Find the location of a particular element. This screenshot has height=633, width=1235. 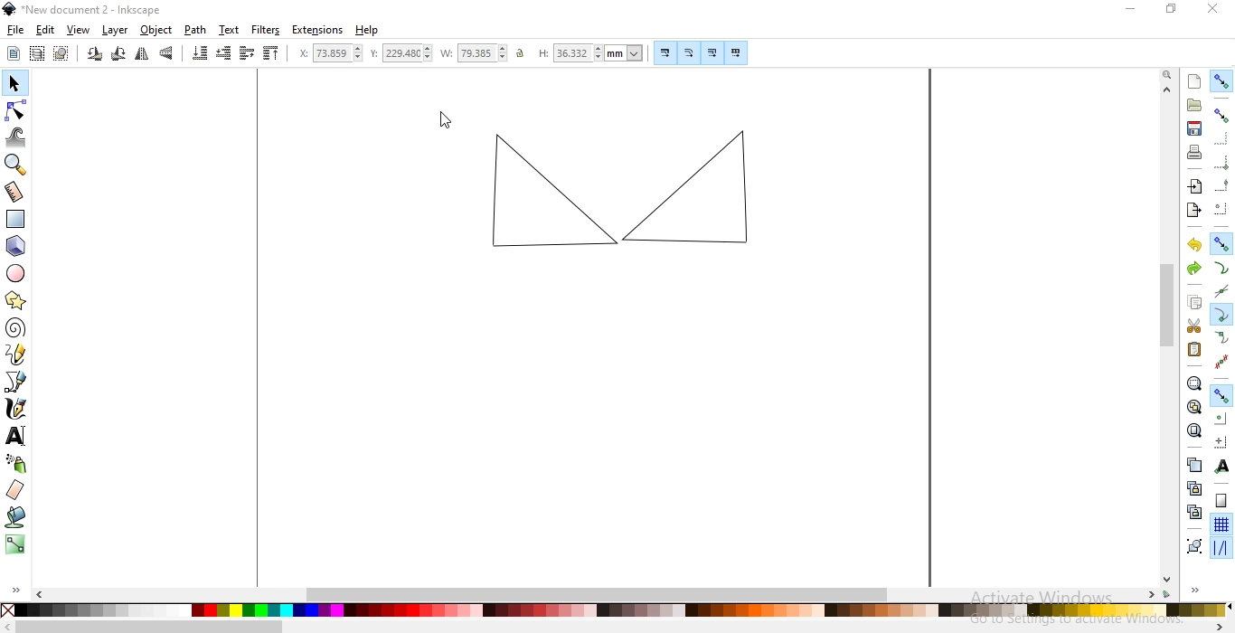

scrollbar is located at coordinates (1165, 336).